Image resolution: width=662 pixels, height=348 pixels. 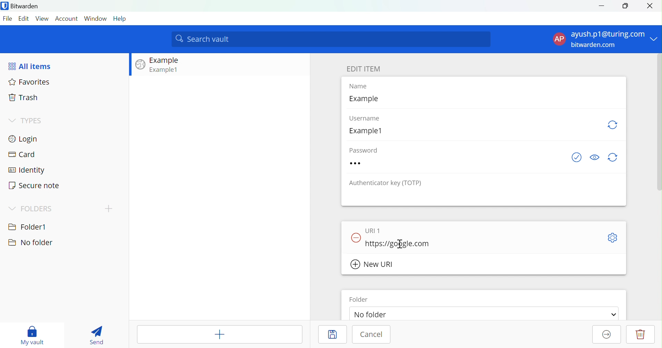 What do you see at coordinates (625, 6) in the screenshot?
I see `Restore Down` at bounding box center [625, 6].